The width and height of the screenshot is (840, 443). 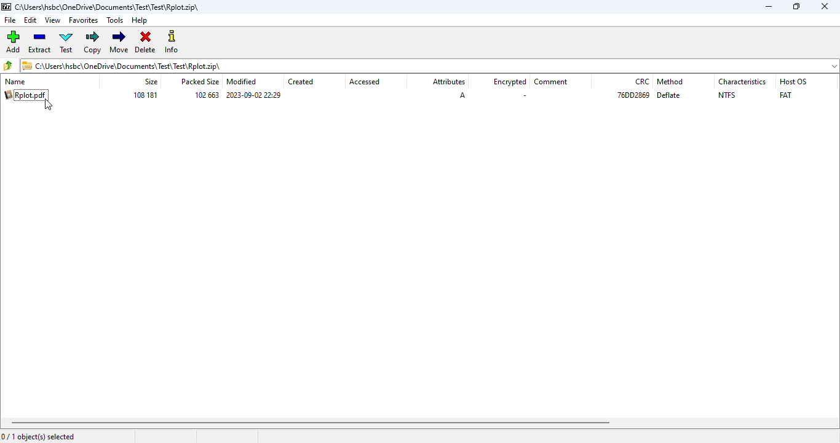 I want to click on created, so click(x=301, y=82).